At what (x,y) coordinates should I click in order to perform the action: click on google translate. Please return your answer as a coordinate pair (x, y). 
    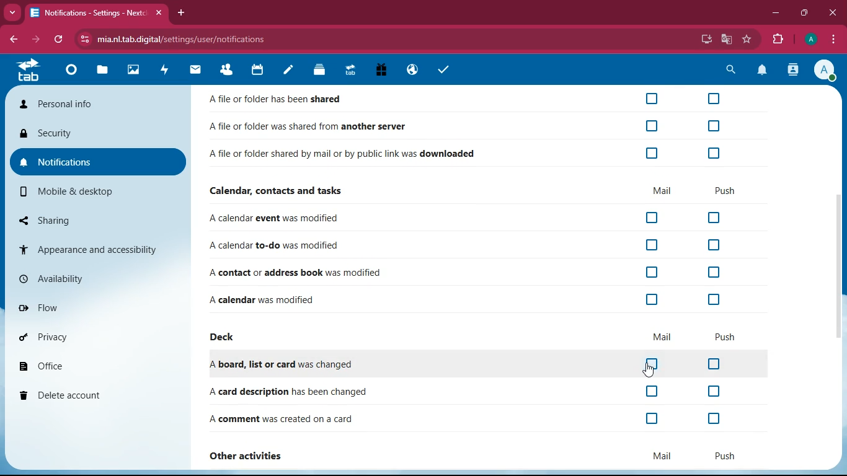
    Looking at the image, I should click on (725, 40).